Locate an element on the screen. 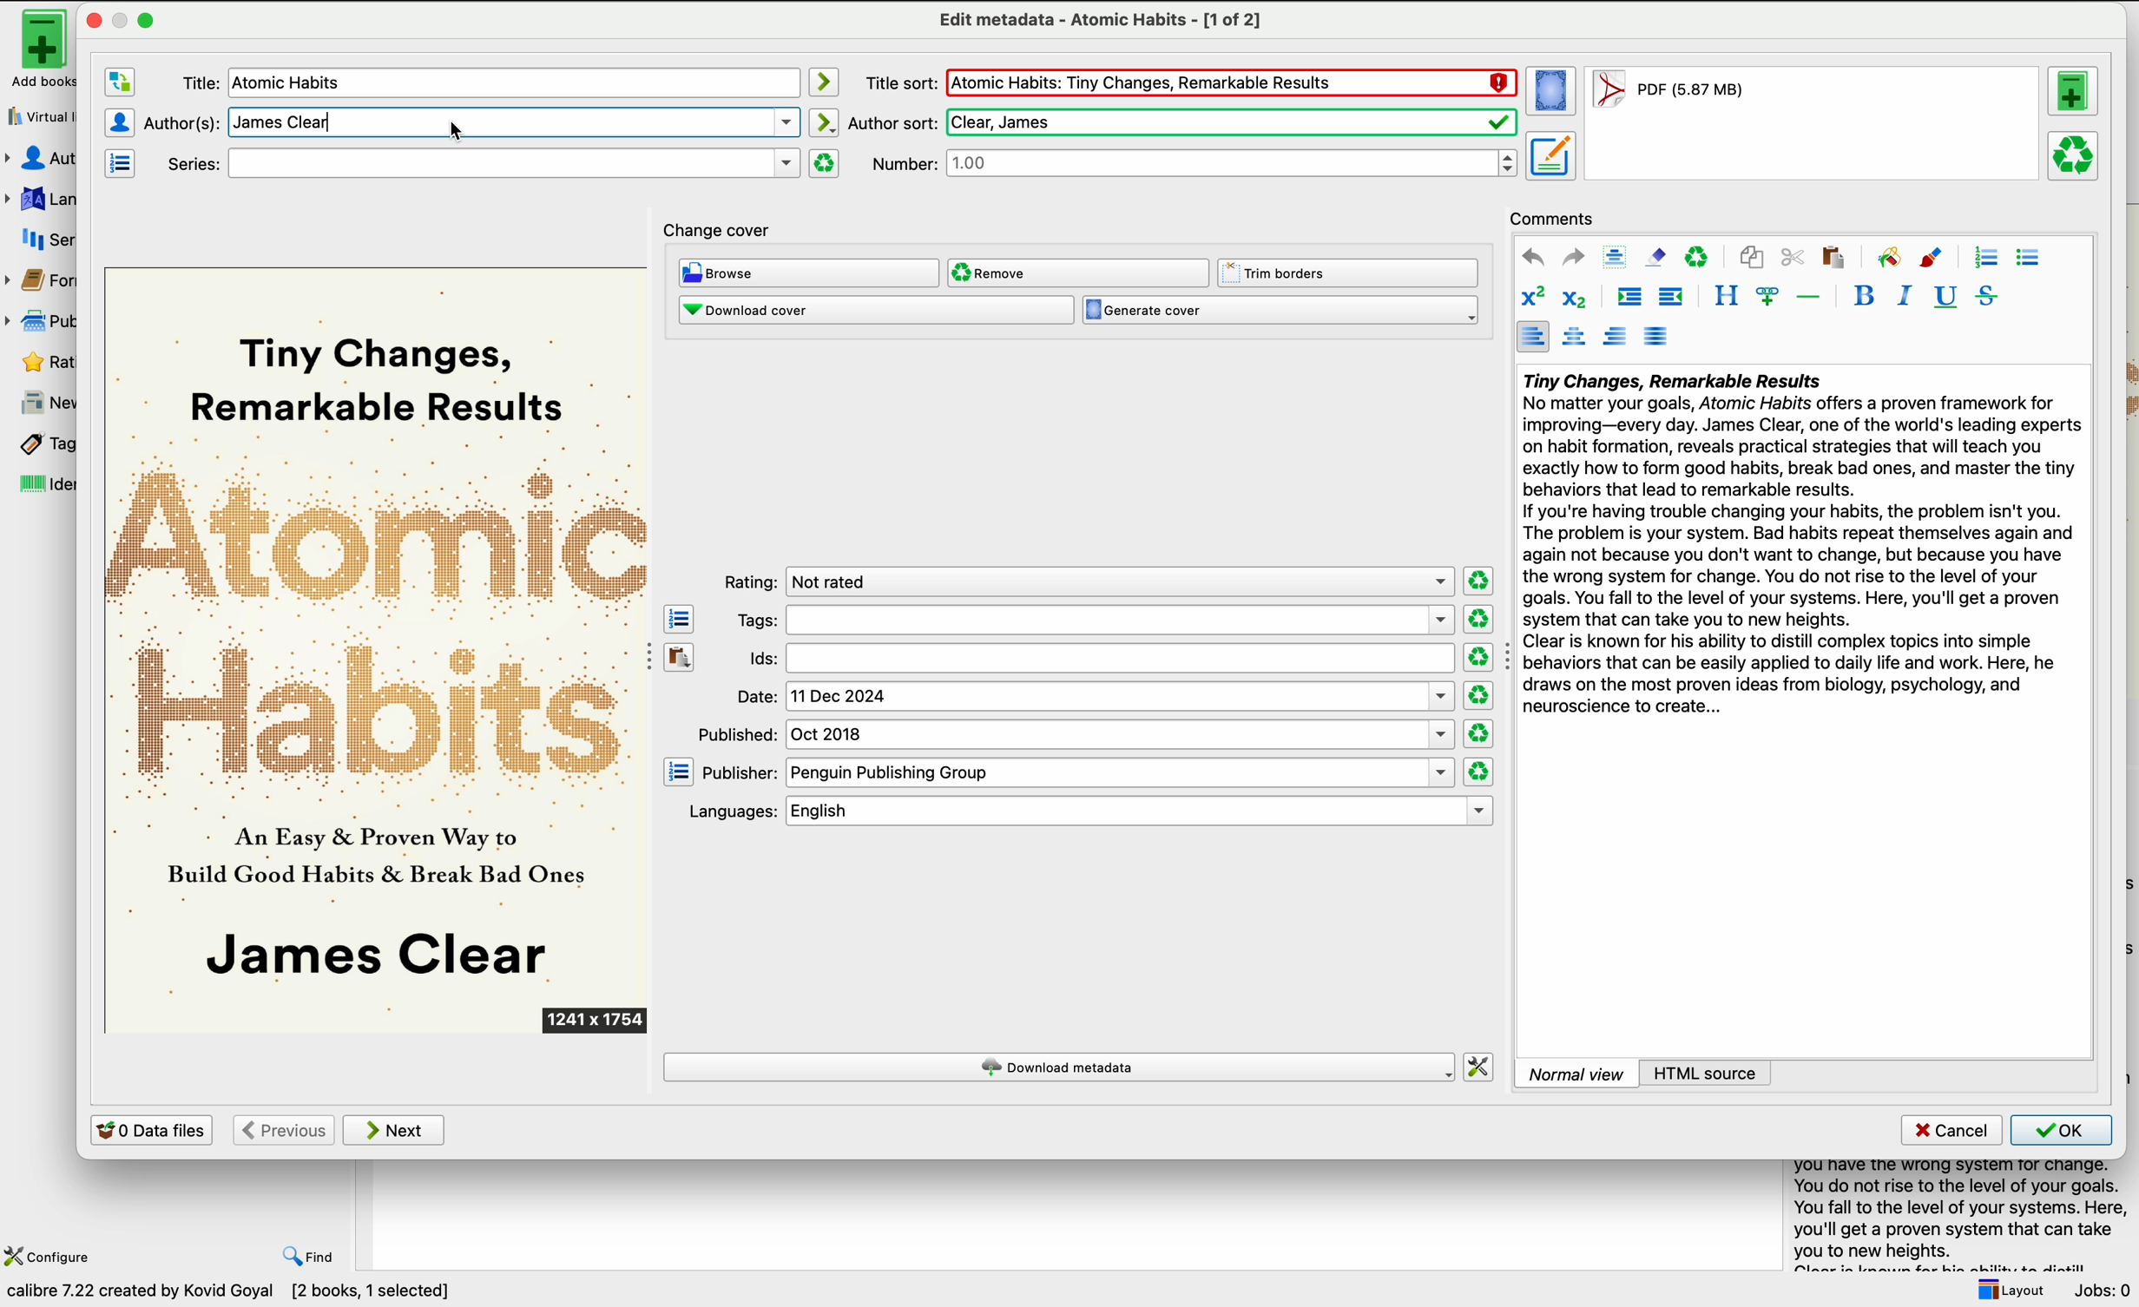  cancel button is located at coordinates (1949, 1131).